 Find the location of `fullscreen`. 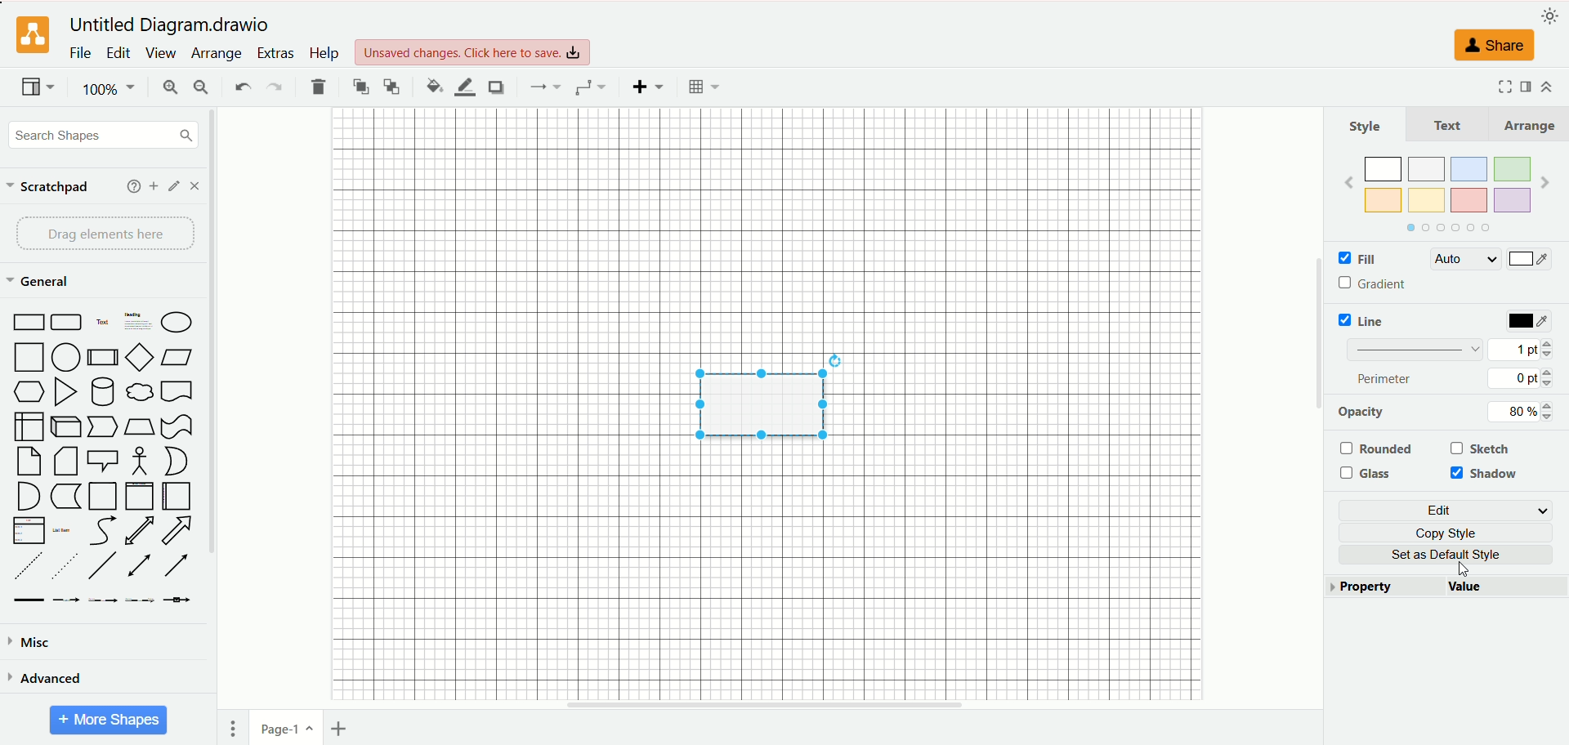

fullscreen is located at coordinates (1502, 86).